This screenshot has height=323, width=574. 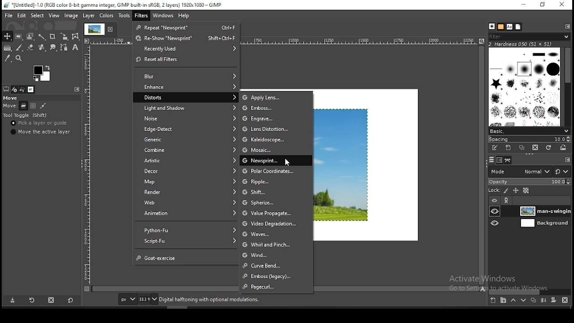 I want to click on spacing, so click(x=530, y=139).